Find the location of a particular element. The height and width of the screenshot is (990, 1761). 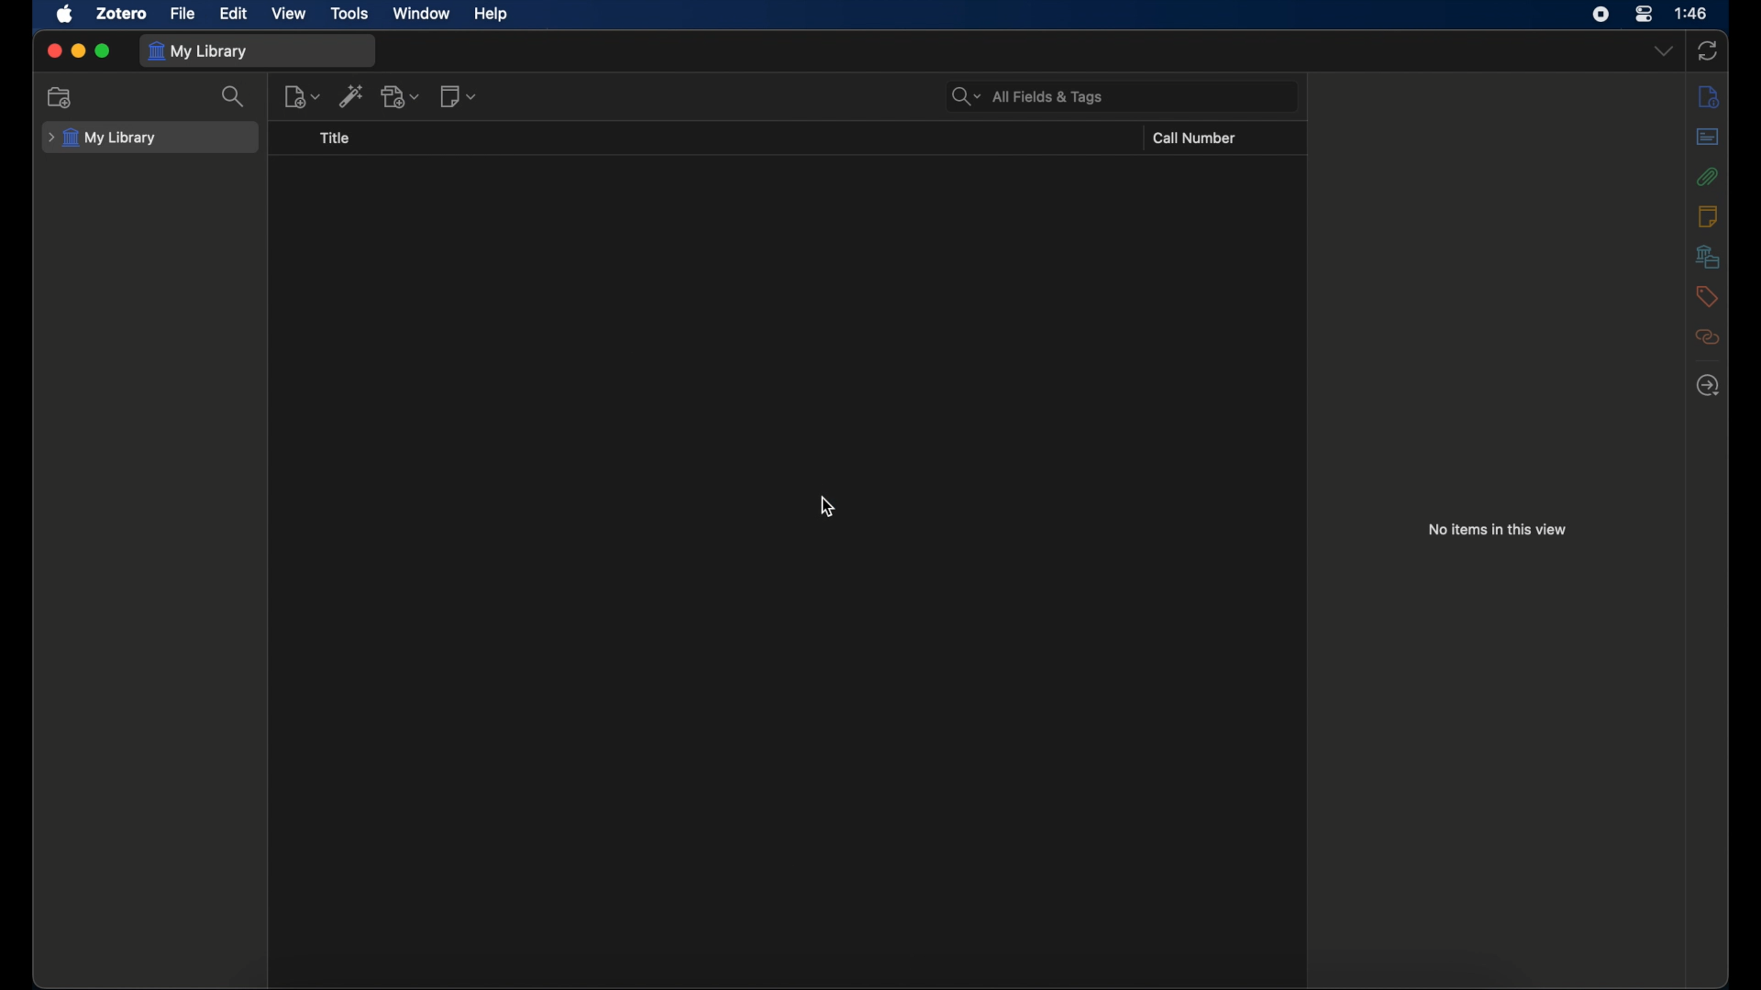

add item by identifier is located at coordinates (352, 95).